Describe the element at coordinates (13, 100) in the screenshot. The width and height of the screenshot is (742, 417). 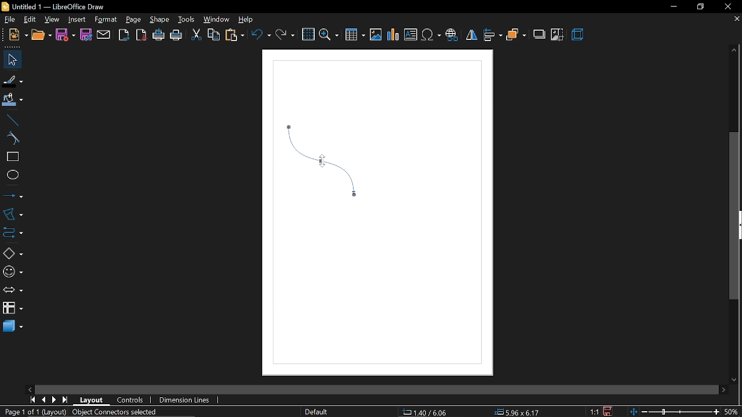
I see `fill color` at that location.